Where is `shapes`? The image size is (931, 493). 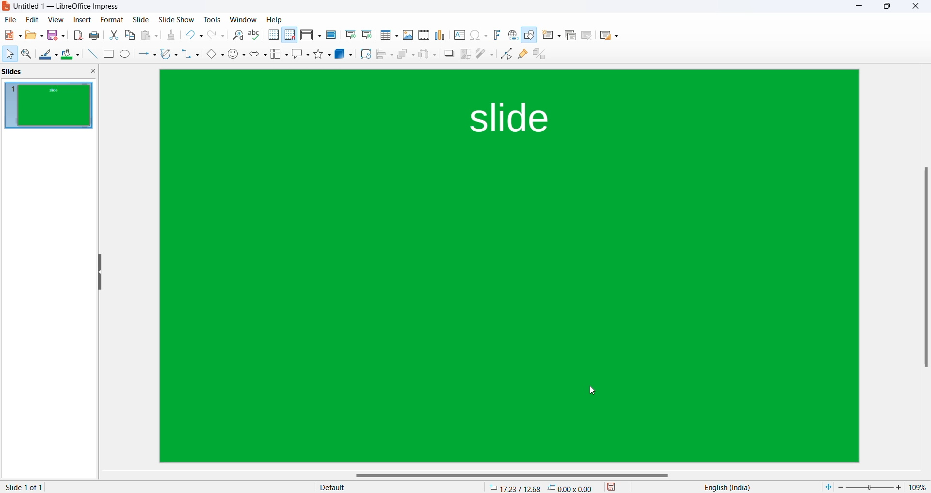 shapes is located at coordinates (323, 54).